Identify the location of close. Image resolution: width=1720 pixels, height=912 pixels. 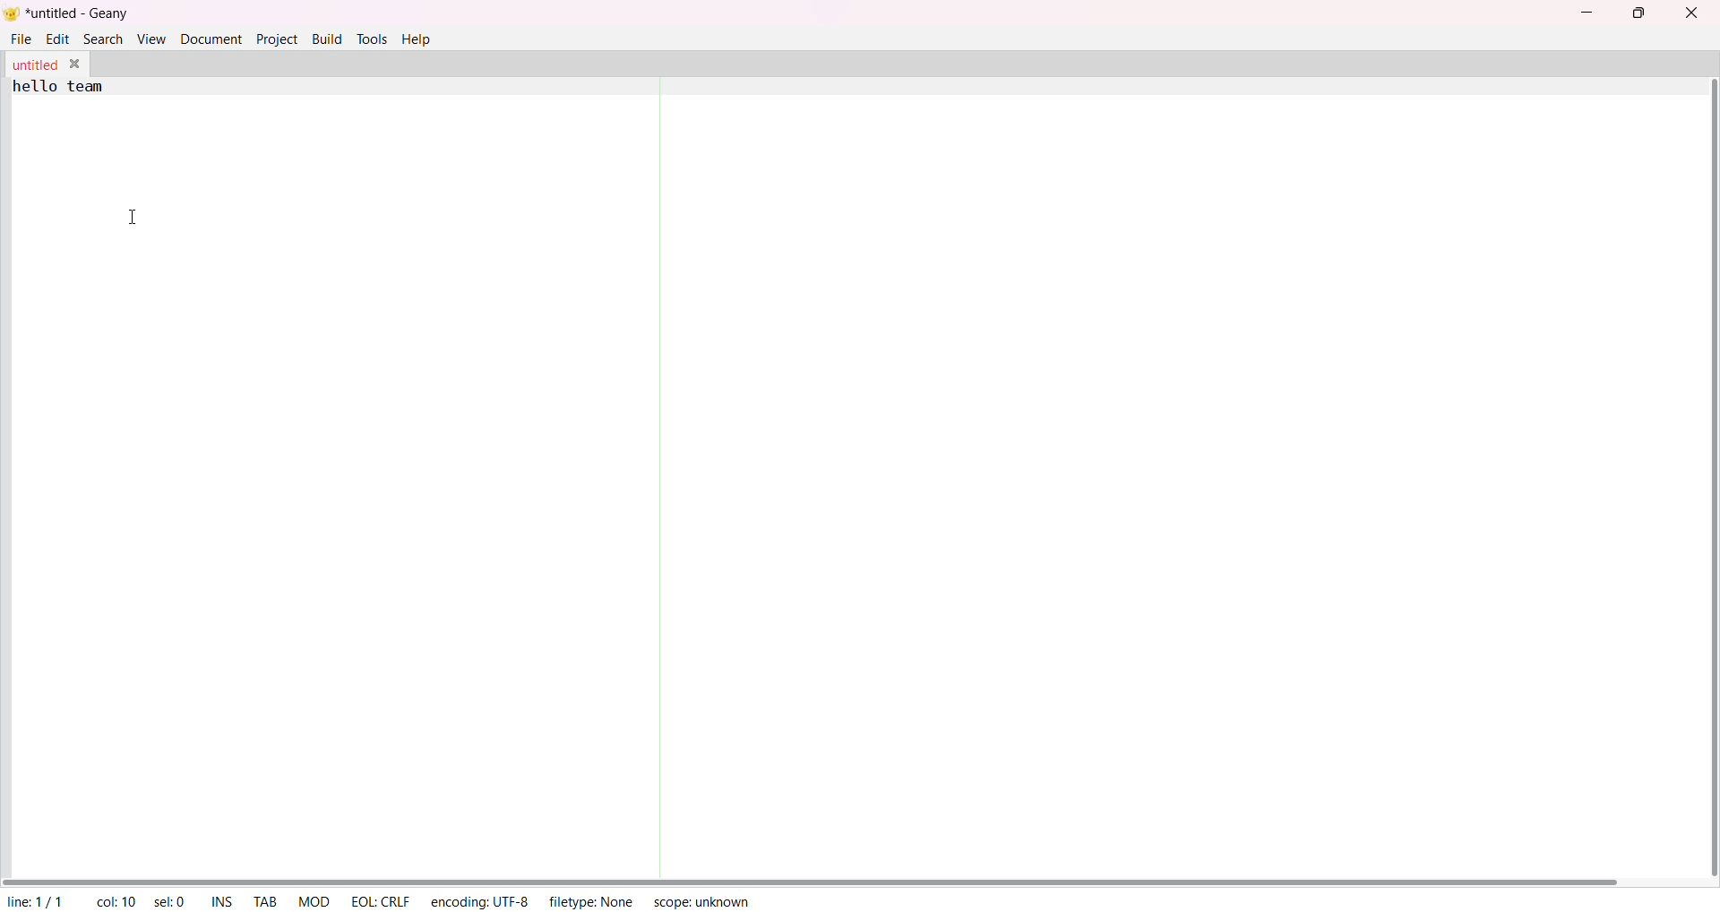
(1692, 16).